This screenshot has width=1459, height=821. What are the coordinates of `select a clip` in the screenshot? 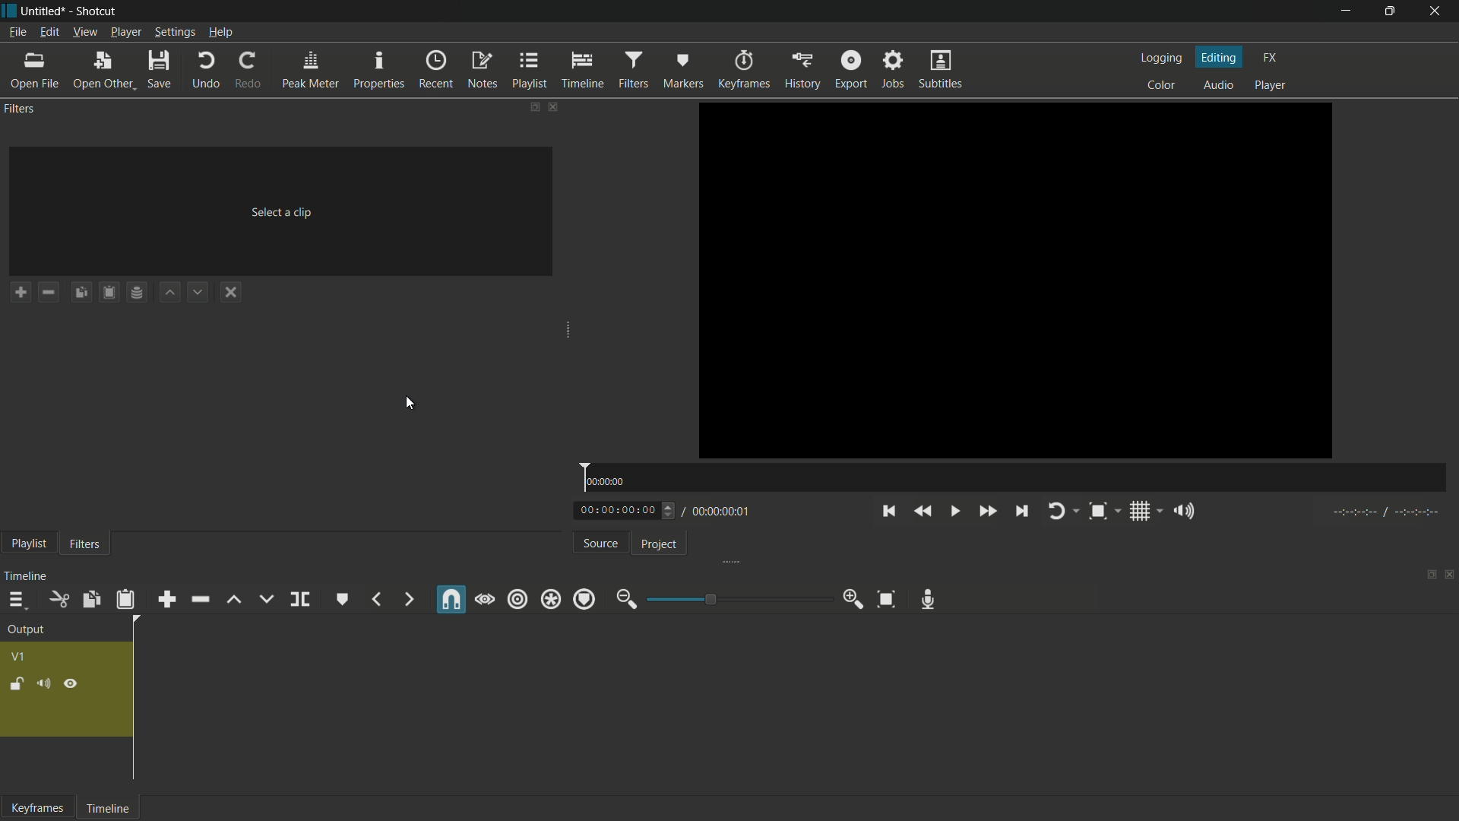 It's located at (281, 211).